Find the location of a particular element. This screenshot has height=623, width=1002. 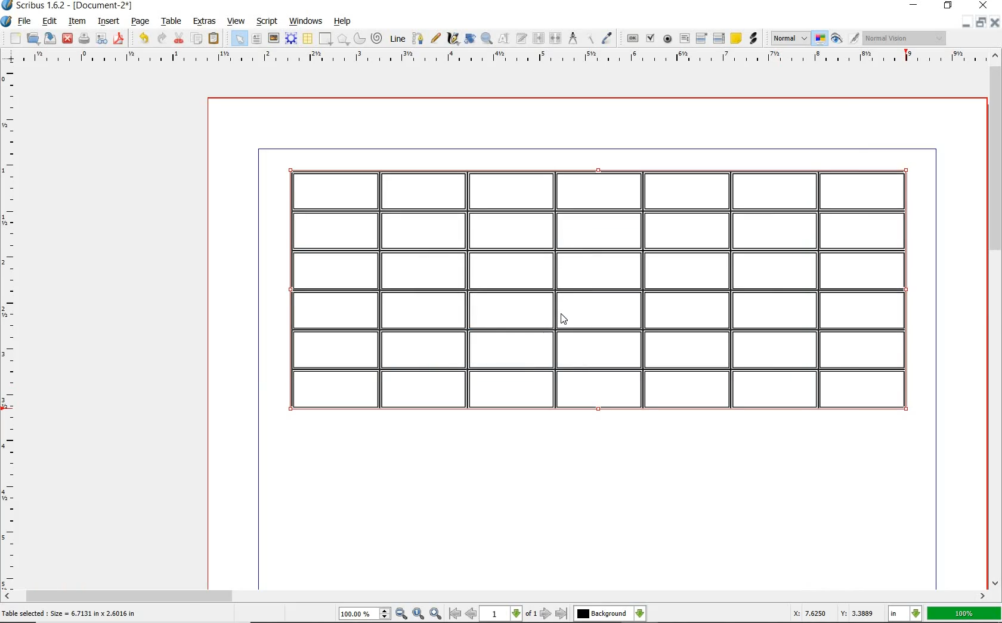

undo is located at coordinates (144, 39).